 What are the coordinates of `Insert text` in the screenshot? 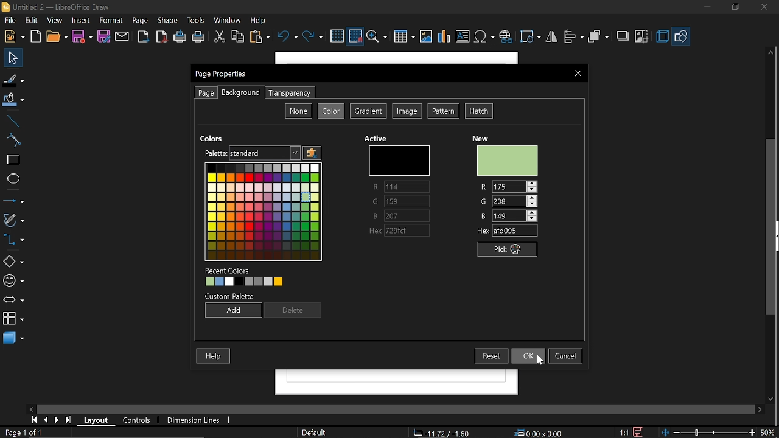 It's located at (463, 36).